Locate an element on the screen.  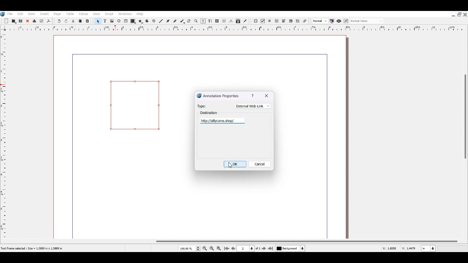
Vertical scale is located at coordinates (230, 29).